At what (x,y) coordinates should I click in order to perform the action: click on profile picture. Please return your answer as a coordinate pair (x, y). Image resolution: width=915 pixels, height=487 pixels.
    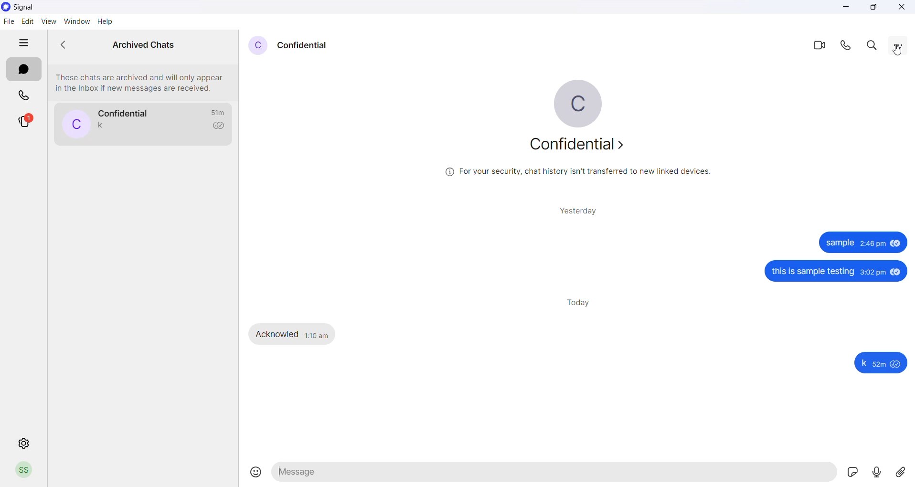
    Looking at the image, I should click on (74, 124).